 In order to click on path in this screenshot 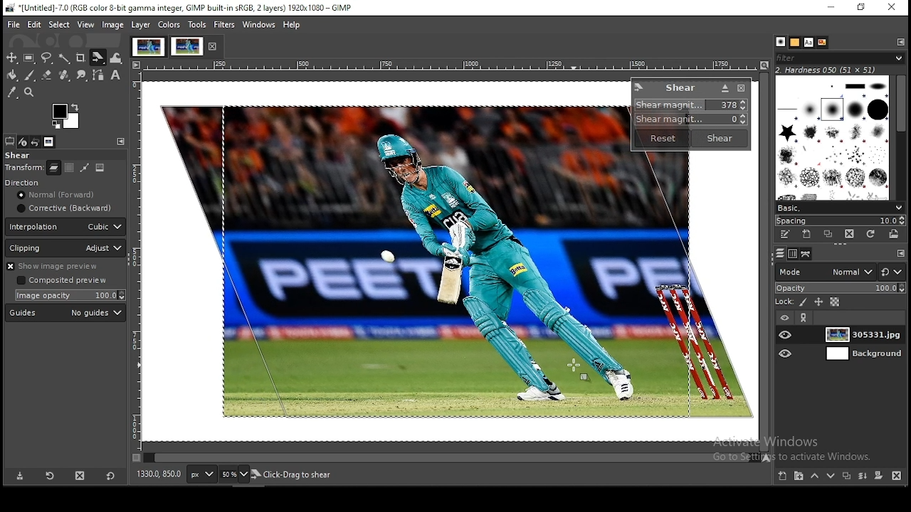, I will do `click(83, 168)`.